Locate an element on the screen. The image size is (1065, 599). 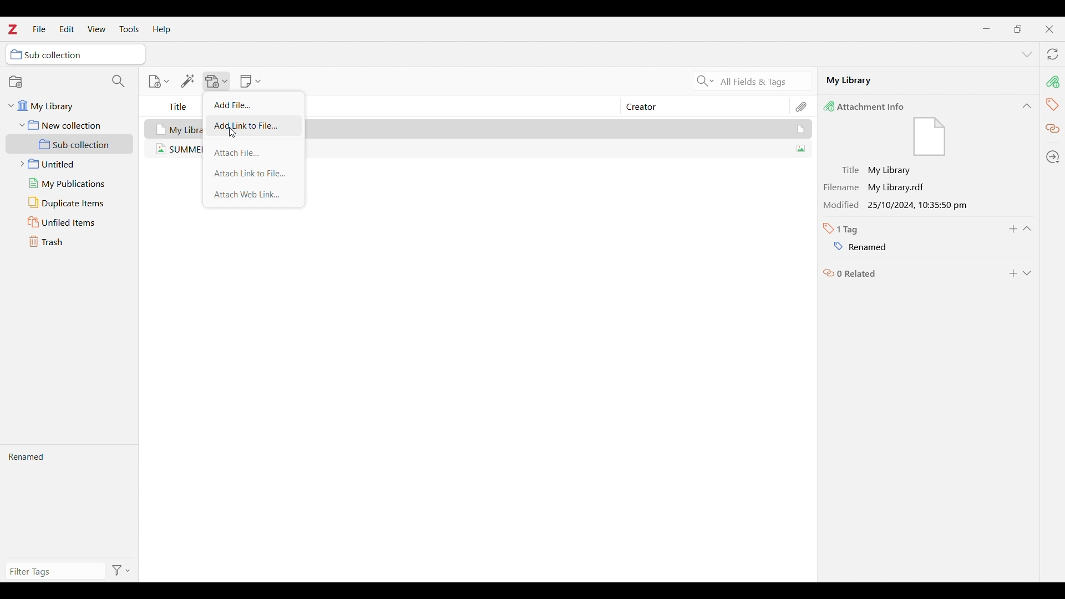
Sync with zotero.org is located at coordinates (1053, 54).